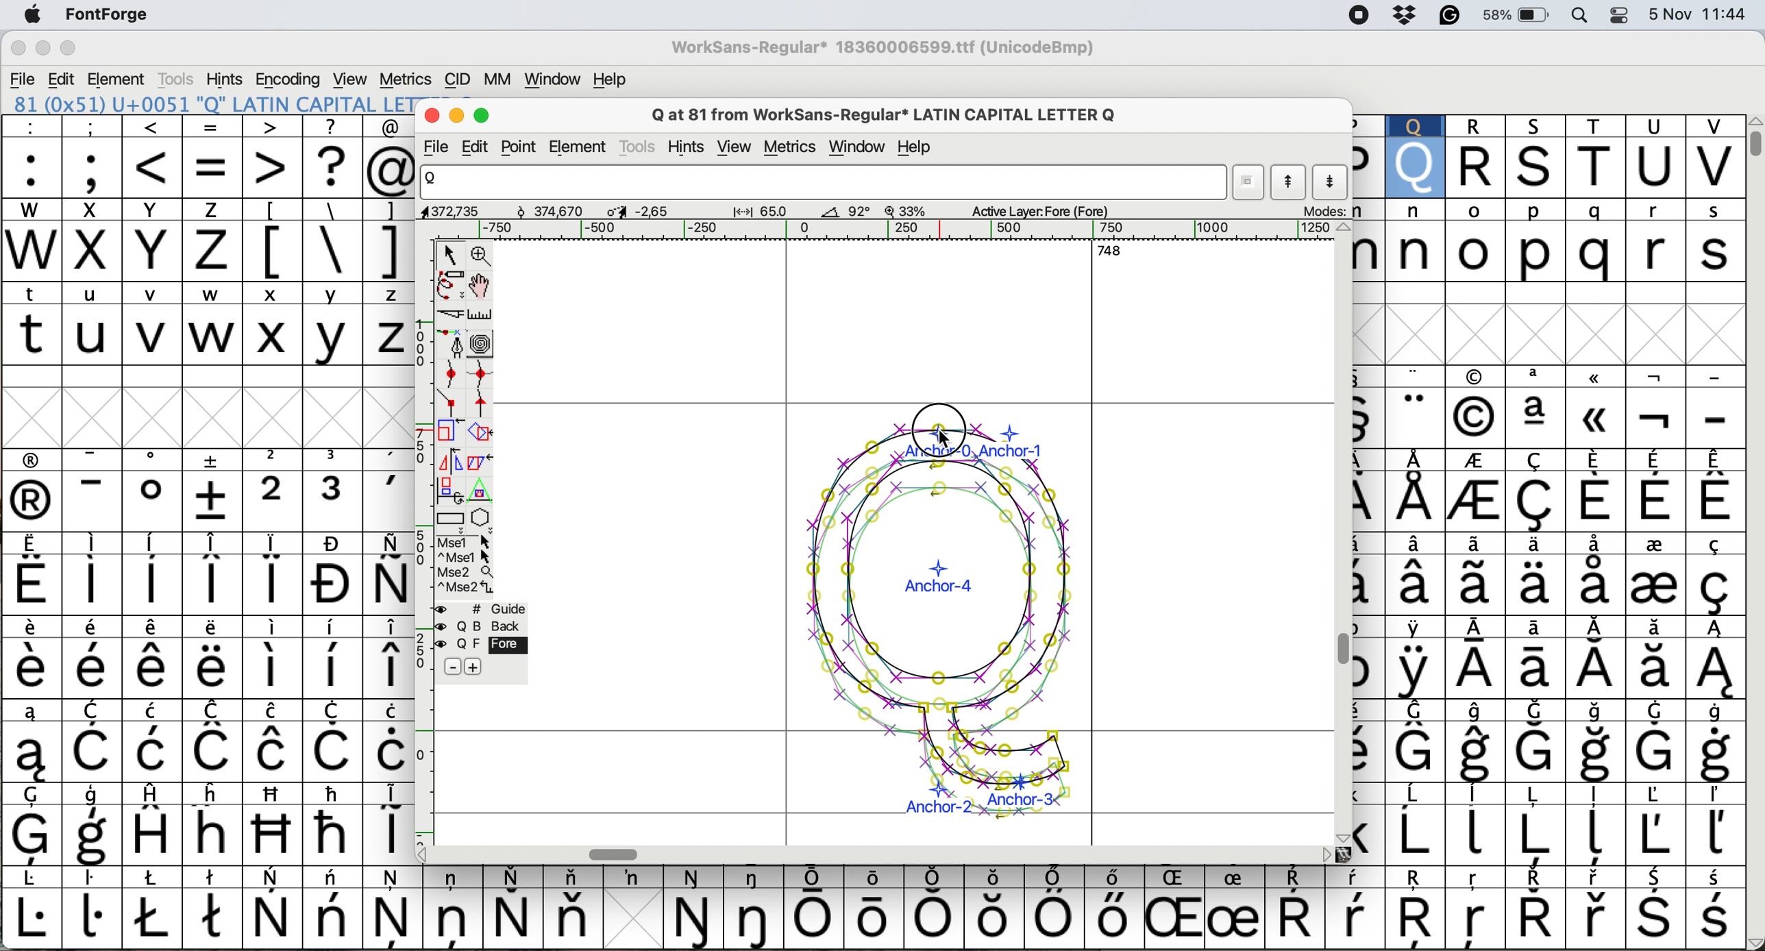 The width and height of the screenshot is (1765, 951). Describe the element at coordinates (214, 131) in the screenshot. I see `special characters` at that location.